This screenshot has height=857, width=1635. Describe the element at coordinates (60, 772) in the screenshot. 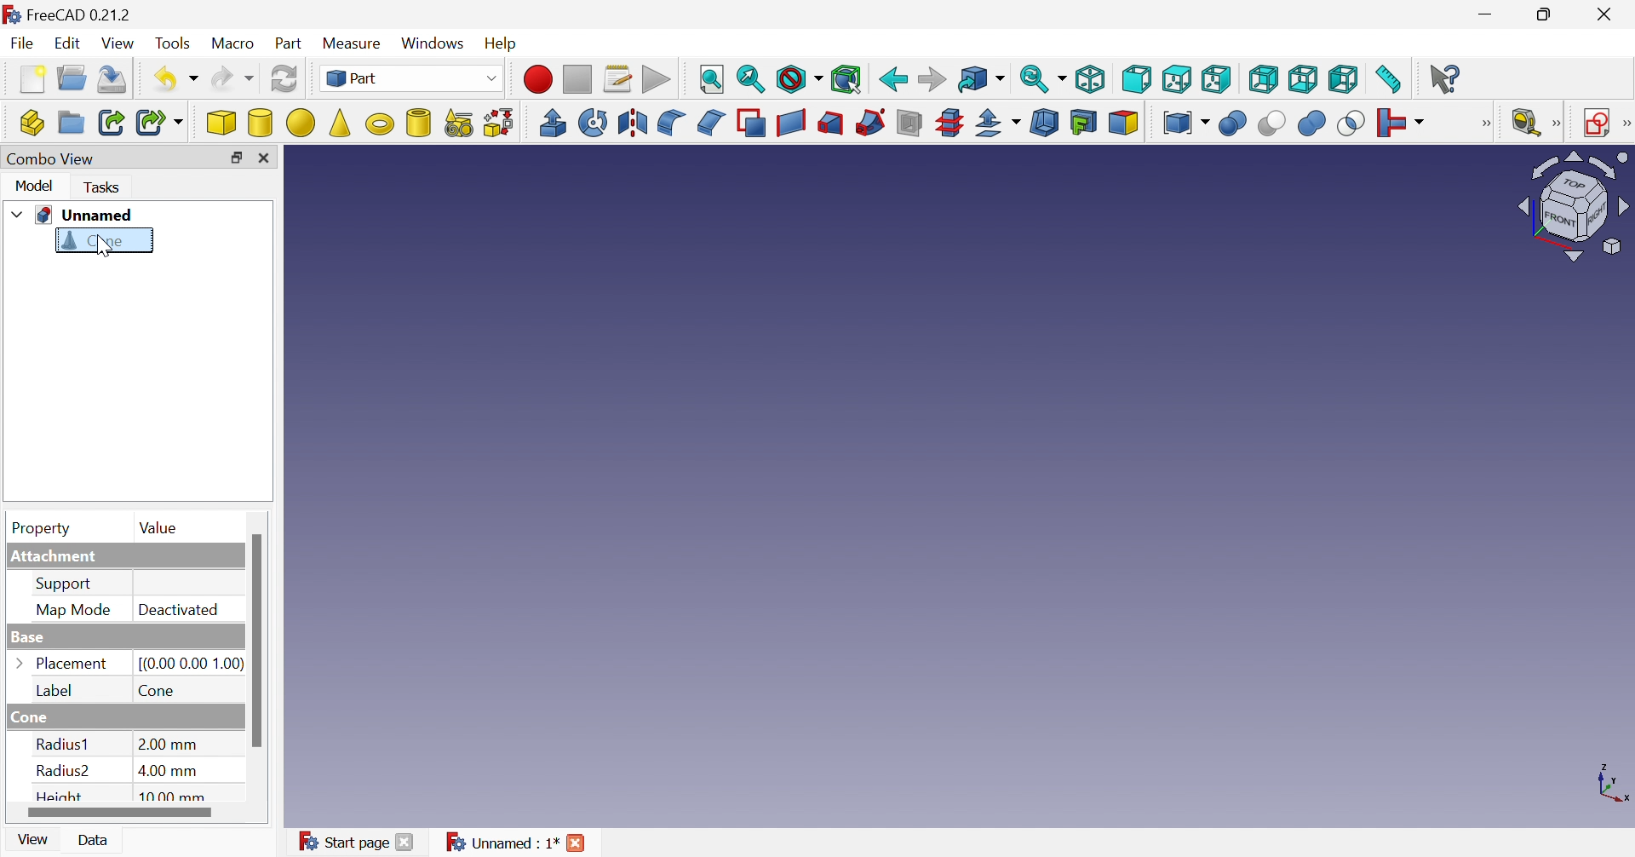

I see `Radius2` at that location.